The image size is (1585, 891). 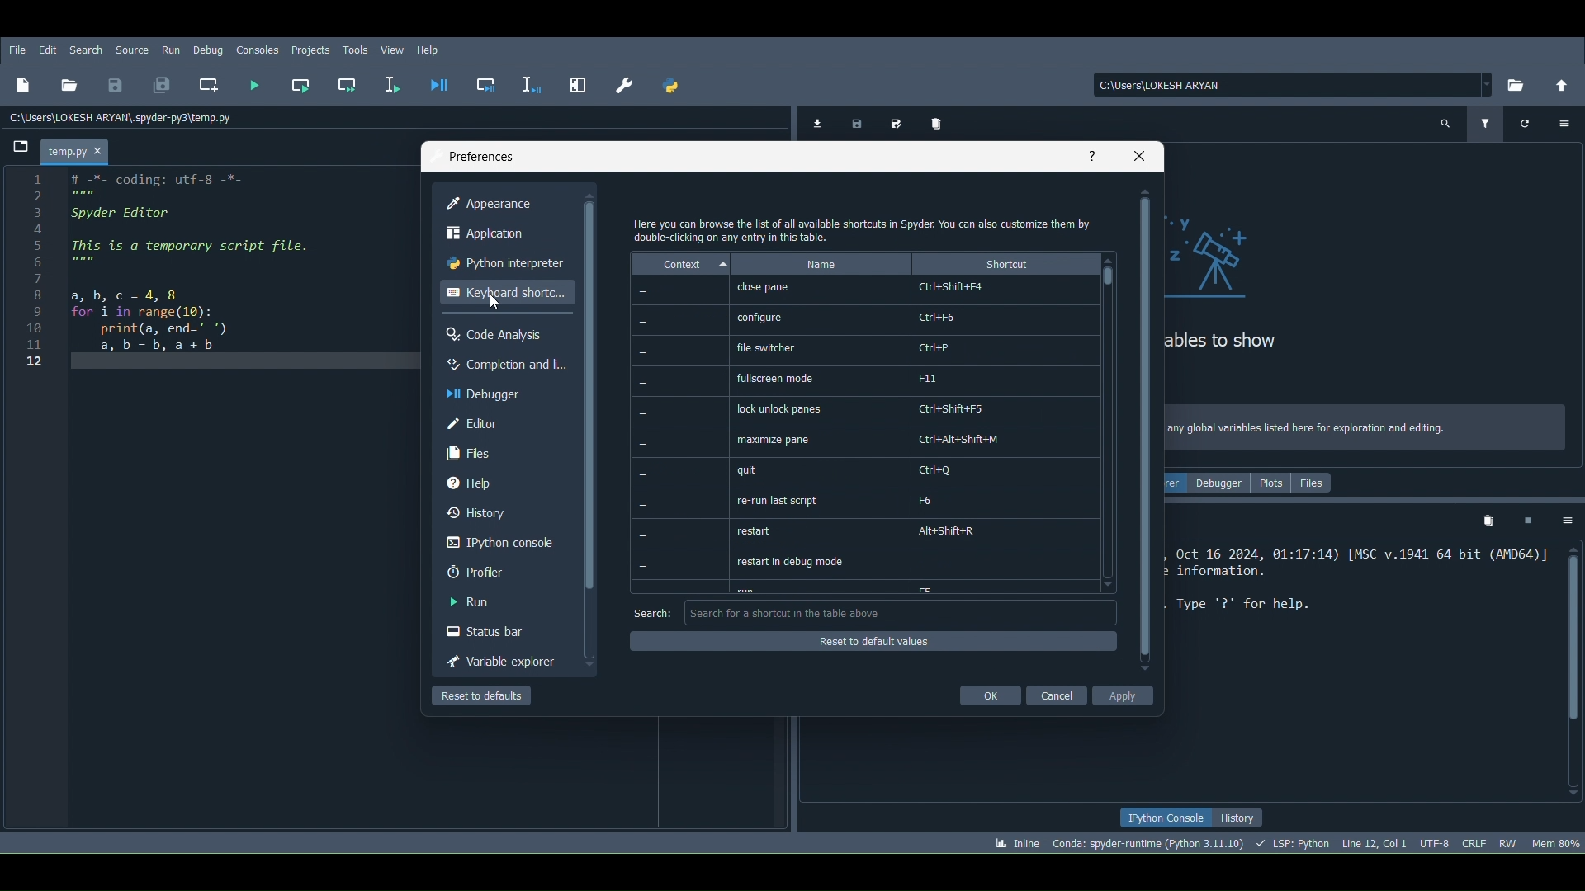 What do you see at coordinates (1113, 426) in the screenshot?
I see `Shortcuts` at bounding box center [1113, 426].